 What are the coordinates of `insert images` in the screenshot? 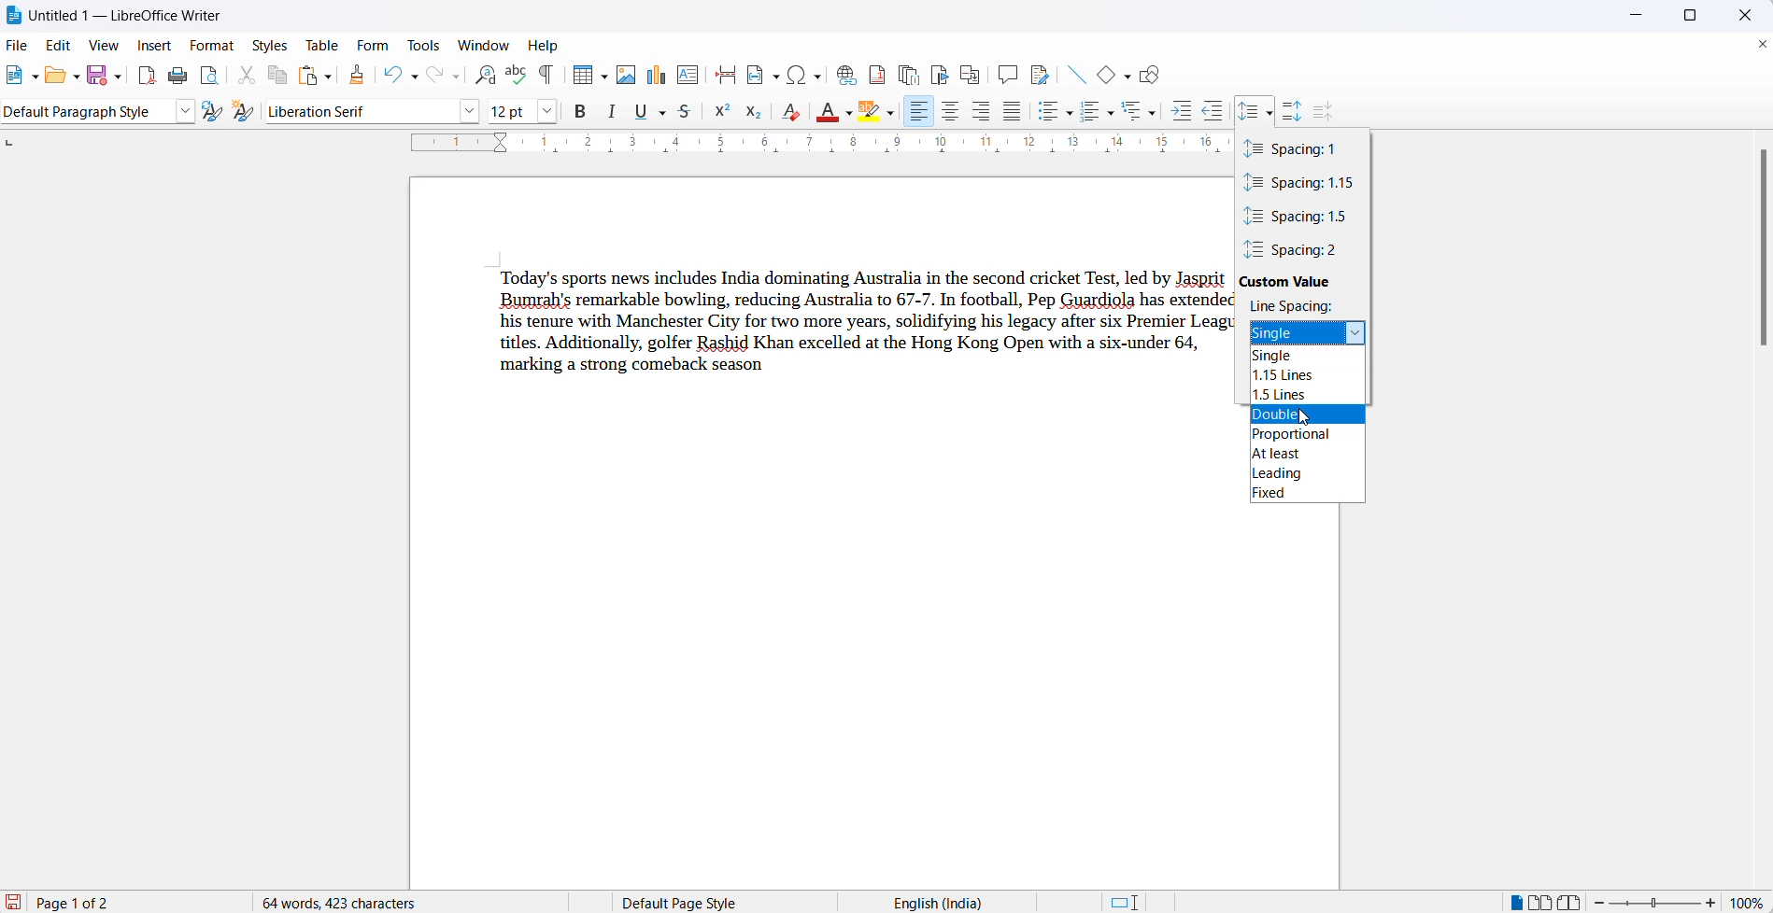 It's located at (629, 76).